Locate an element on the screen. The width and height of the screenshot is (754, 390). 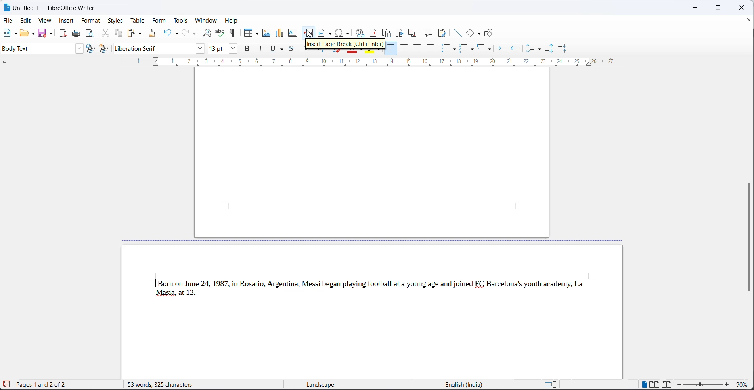
redo is located at coordinates (184, 33).